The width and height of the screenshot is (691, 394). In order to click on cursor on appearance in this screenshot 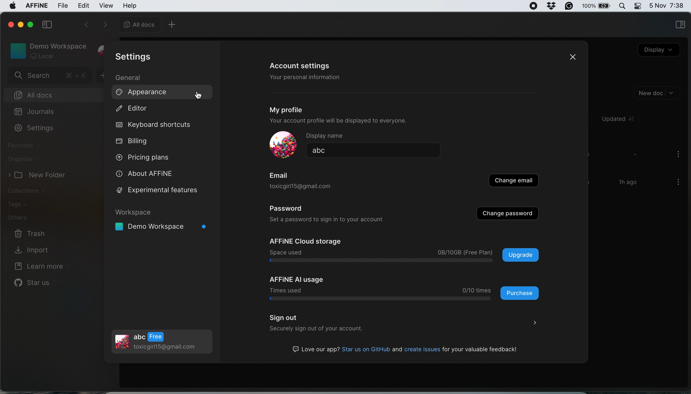, I will do `click(200, 96)`.